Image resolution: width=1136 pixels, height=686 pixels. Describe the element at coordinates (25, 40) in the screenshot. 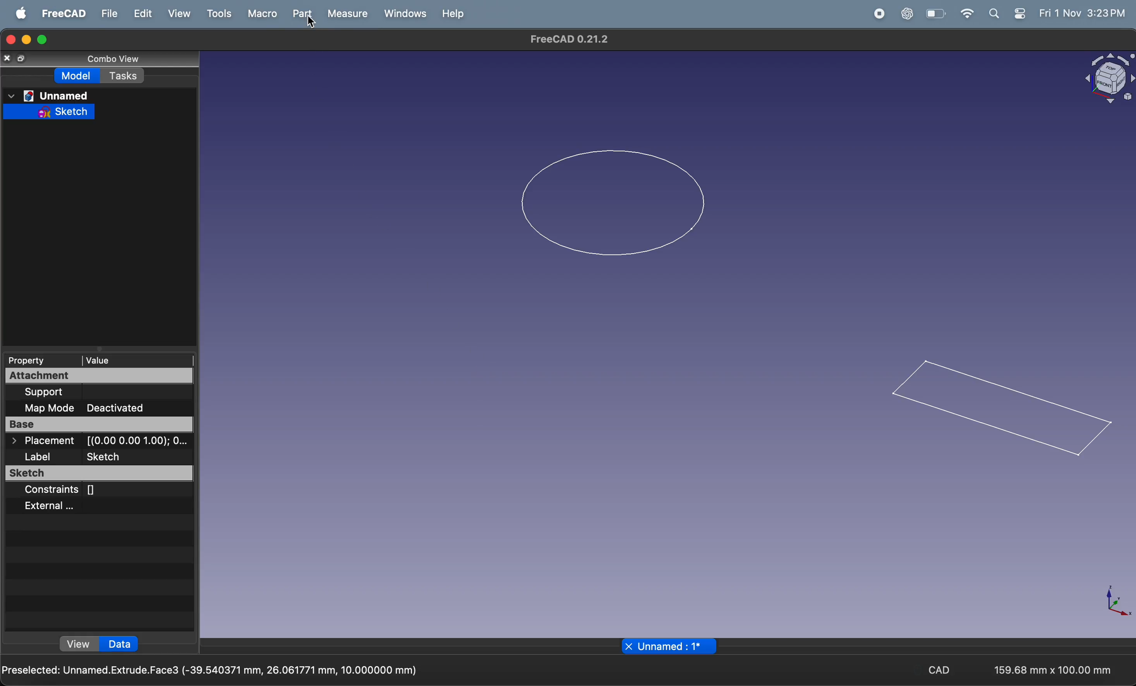

I see `minimize` at that location.